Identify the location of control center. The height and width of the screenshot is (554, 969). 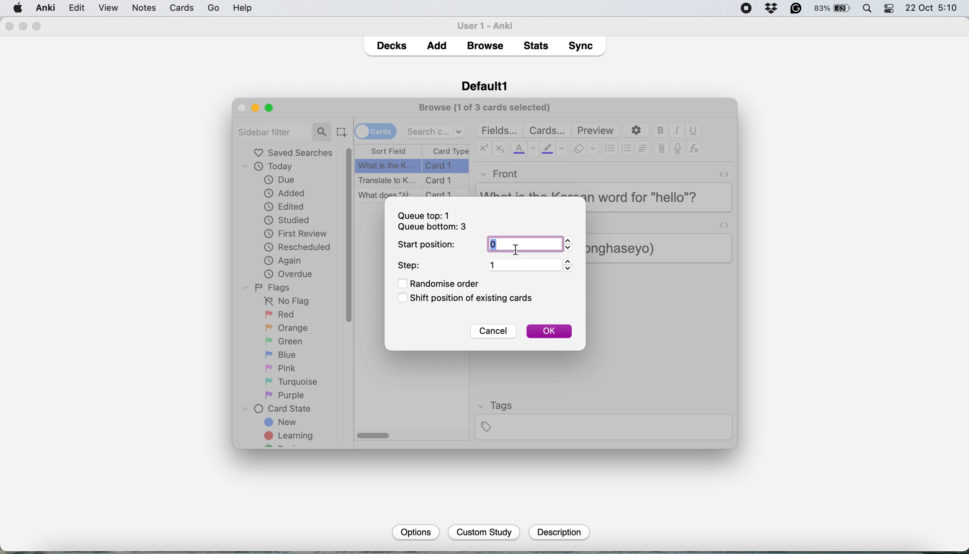
(890, 9).